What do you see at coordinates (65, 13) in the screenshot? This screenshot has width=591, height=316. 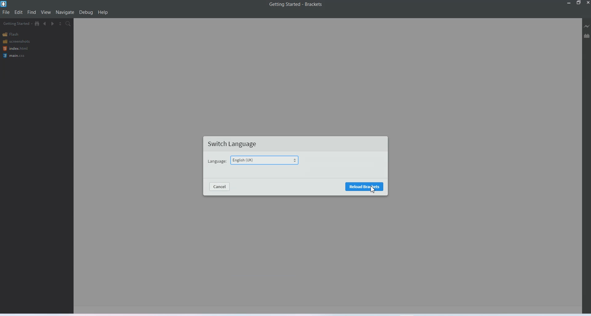 I see `Navigate` at bounding box center [65, 13].